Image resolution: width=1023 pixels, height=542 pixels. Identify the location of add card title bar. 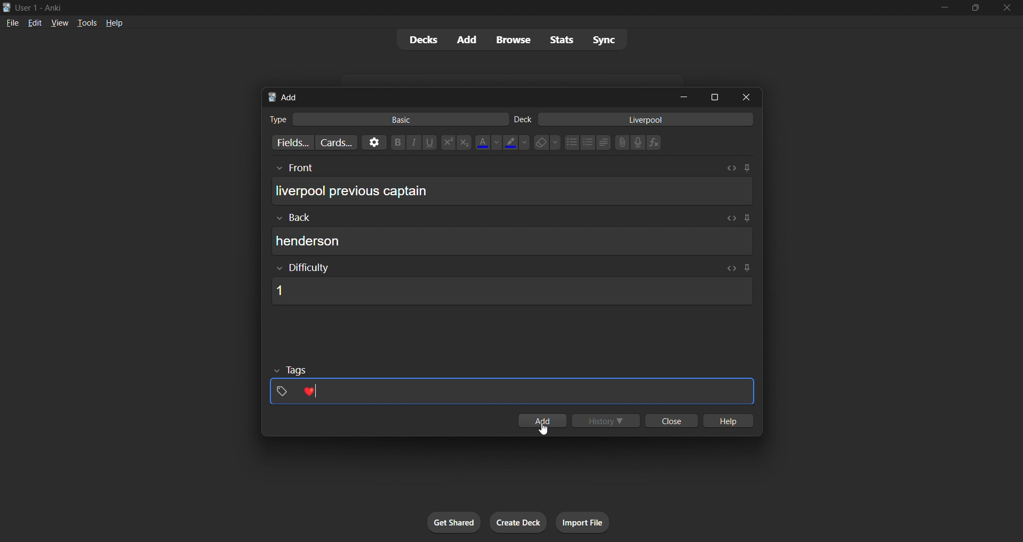
(466, 95).